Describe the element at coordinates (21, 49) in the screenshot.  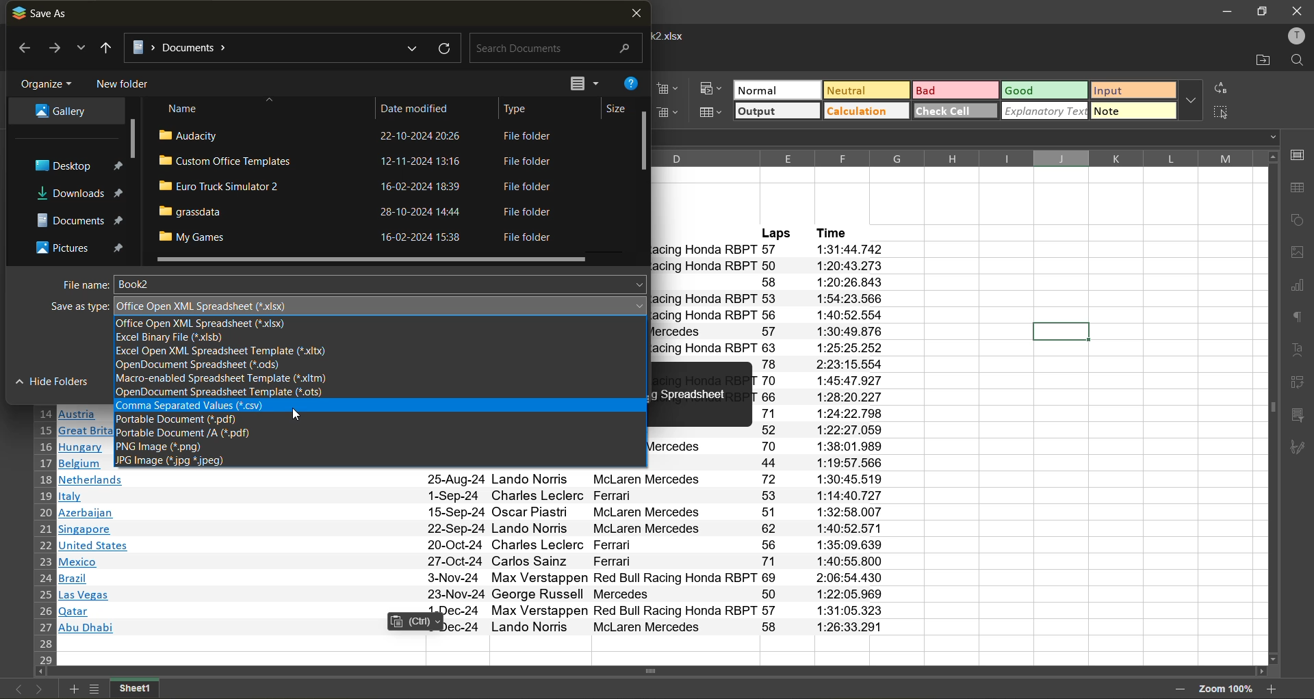
I see `back` at that location.